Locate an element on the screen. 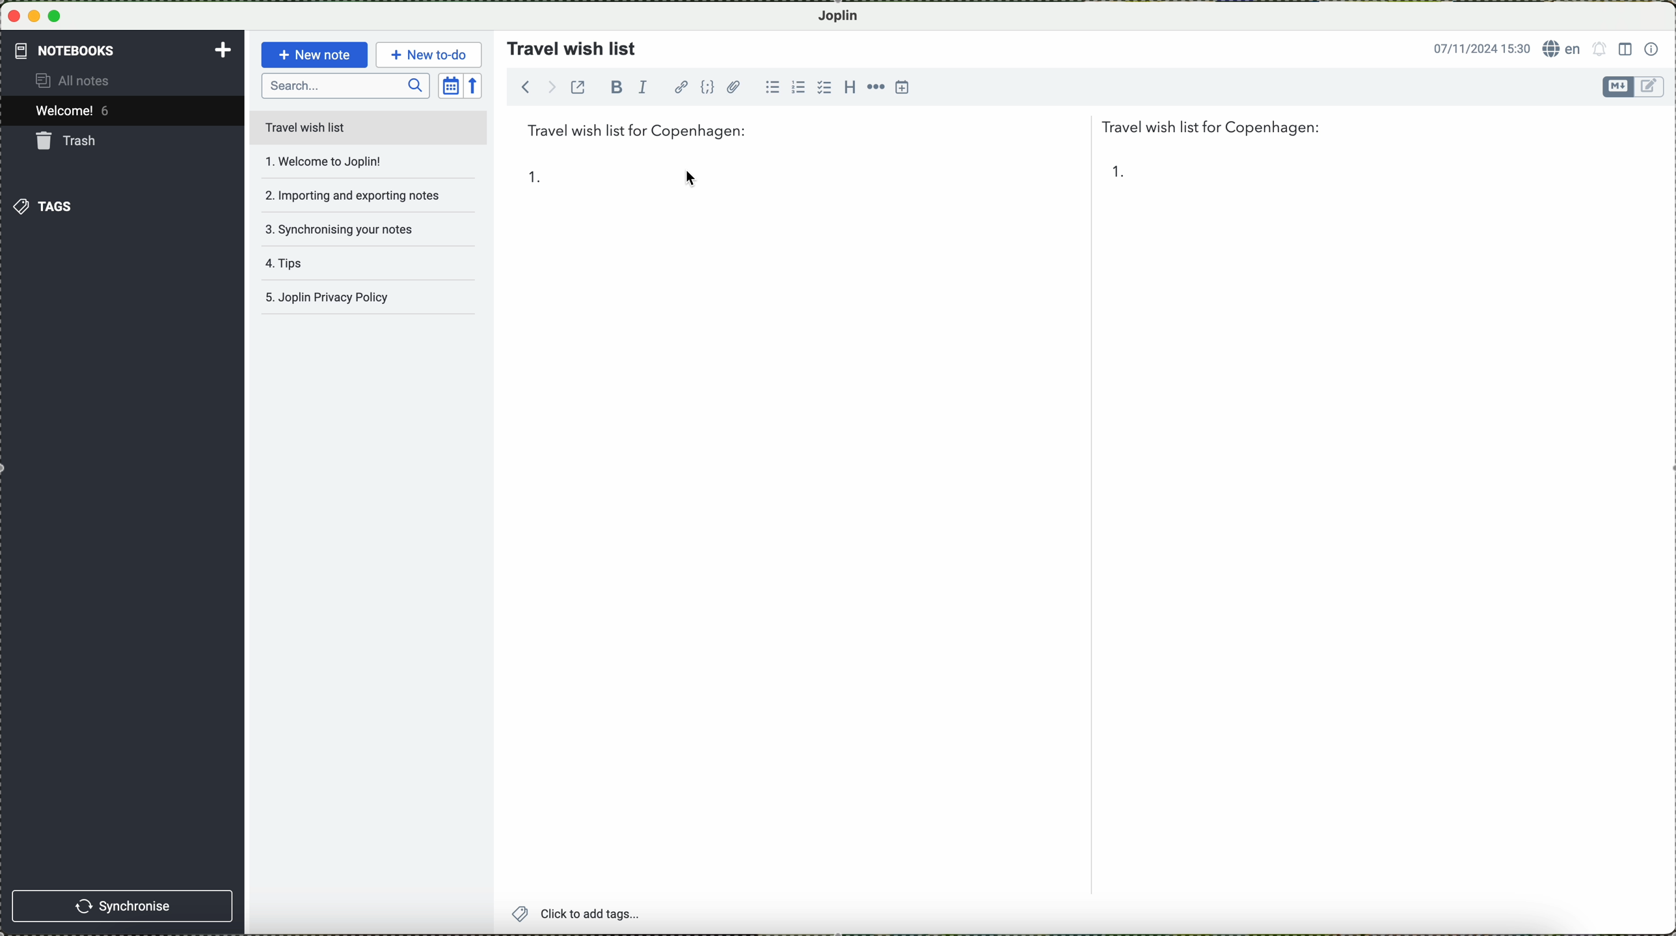  new to-do is located at coordinates (428, 53).